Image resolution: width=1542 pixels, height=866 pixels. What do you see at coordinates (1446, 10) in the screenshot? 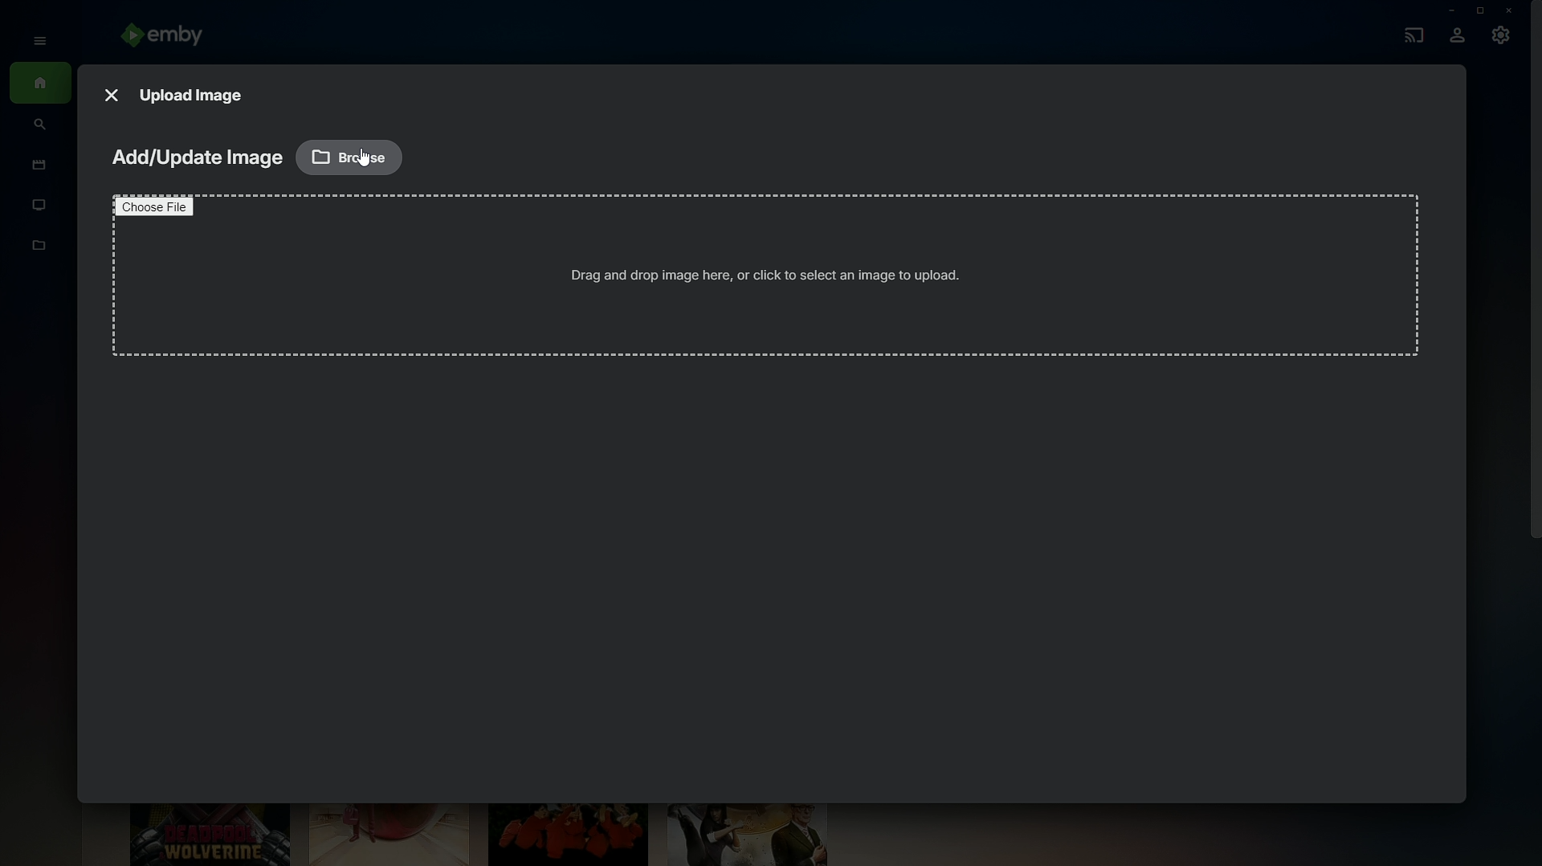
I see `Minimize` at bounding box center [1446, 10].